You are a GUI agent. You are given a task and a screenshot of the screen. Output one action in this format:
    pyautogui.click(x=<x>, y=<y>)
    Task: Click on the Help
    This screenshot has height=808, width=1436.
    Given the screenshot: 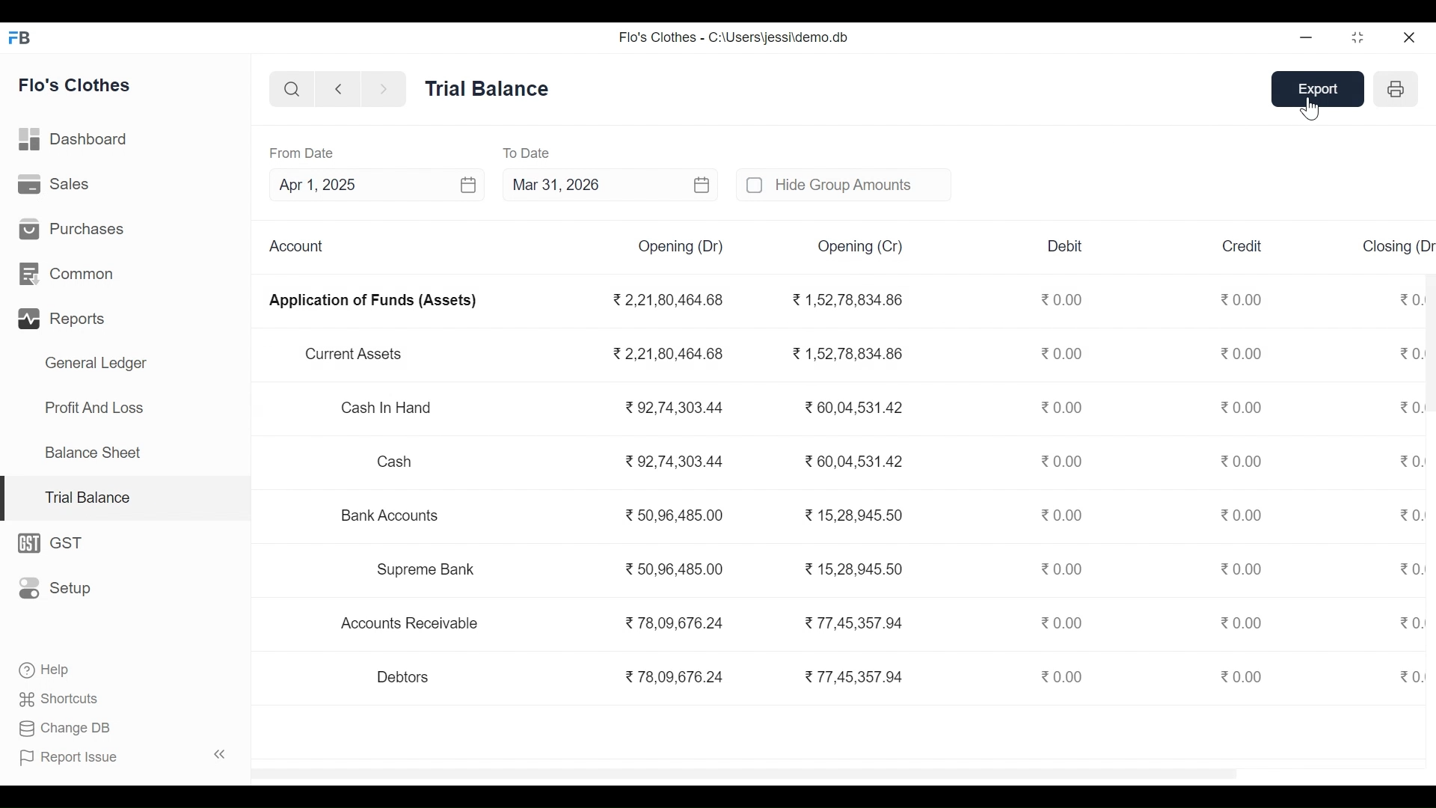 What is the action you would take?
    pyautogui.click(x=42, y=668)
    